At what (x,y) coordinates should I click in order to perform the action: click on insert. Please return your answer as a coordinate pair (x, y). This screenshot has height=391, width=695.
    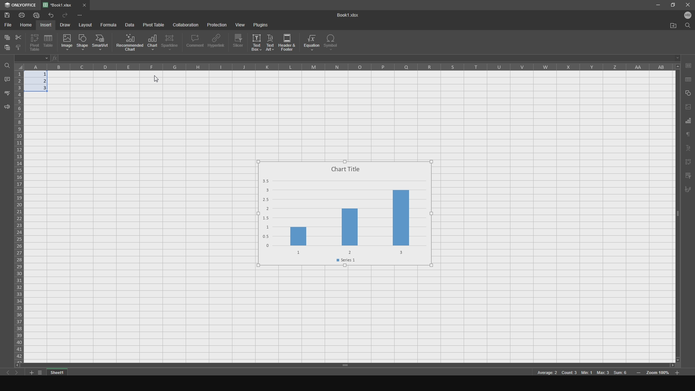
    Looking at the image, I should click on (46, 24).